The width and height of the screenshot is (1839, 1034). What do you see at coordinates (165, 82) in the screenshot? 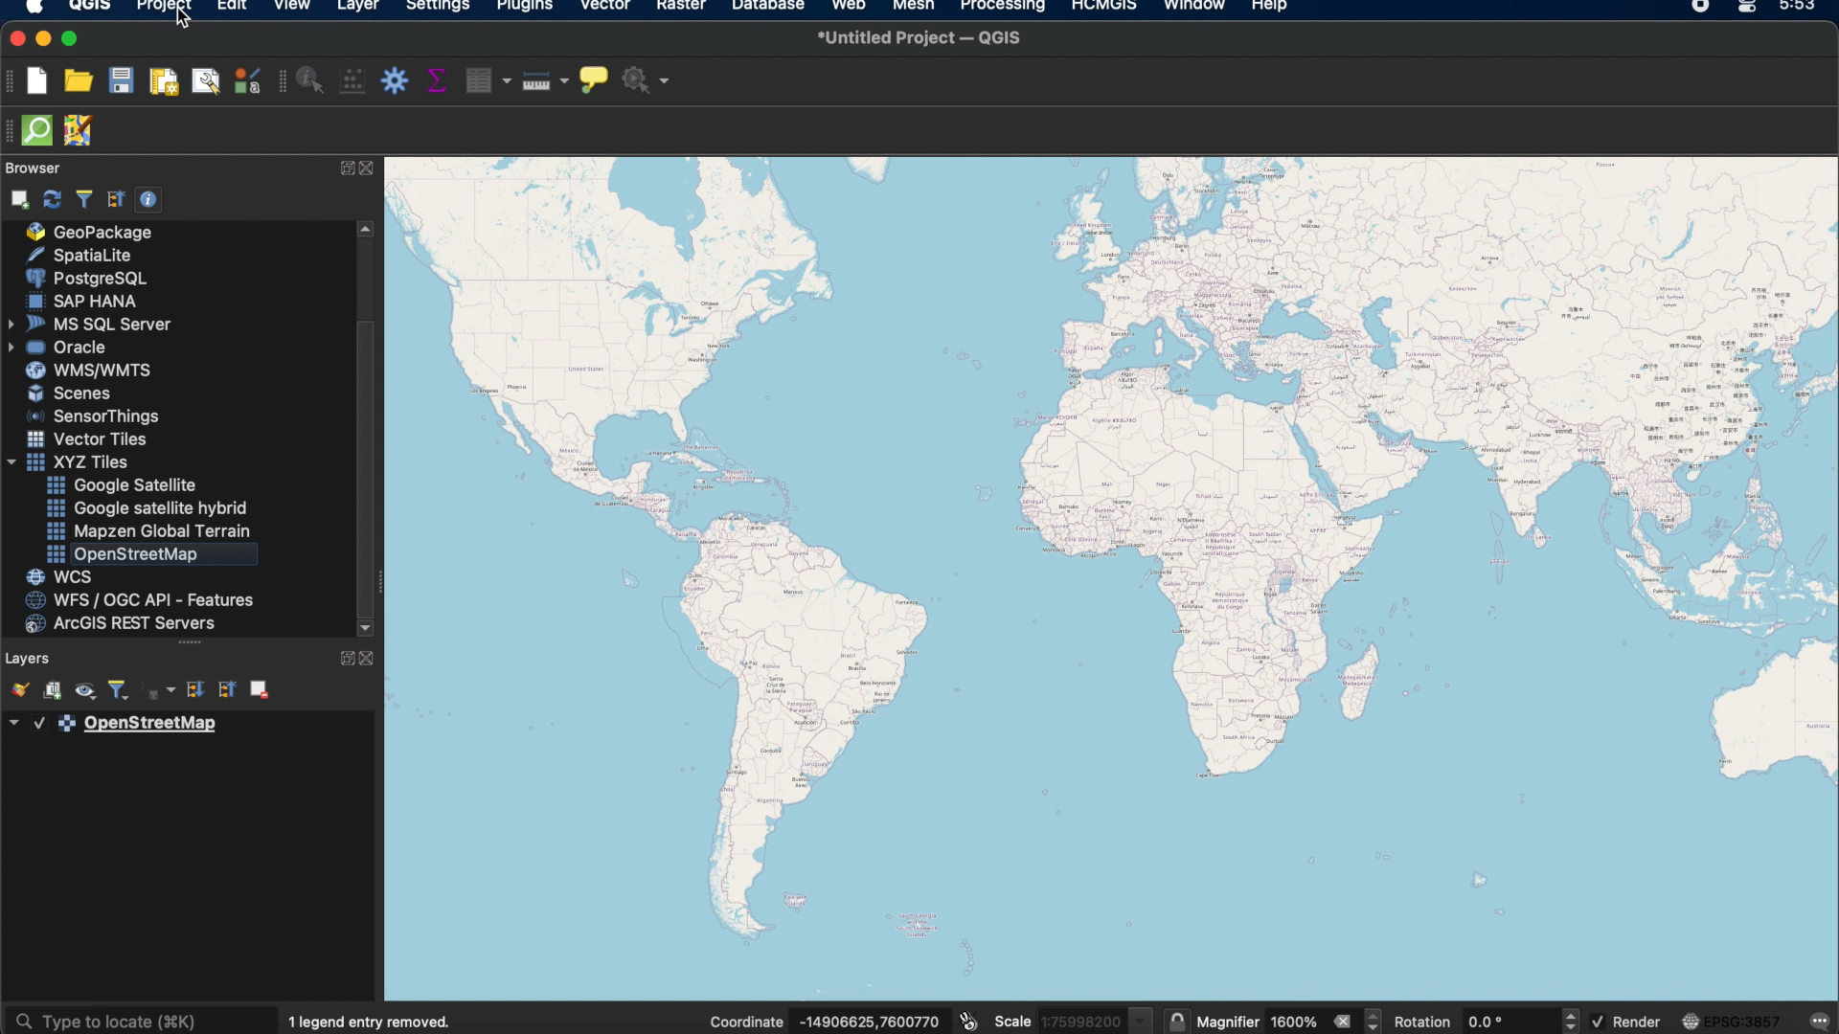
I see `new print layout` at bounding box center [165, 82].